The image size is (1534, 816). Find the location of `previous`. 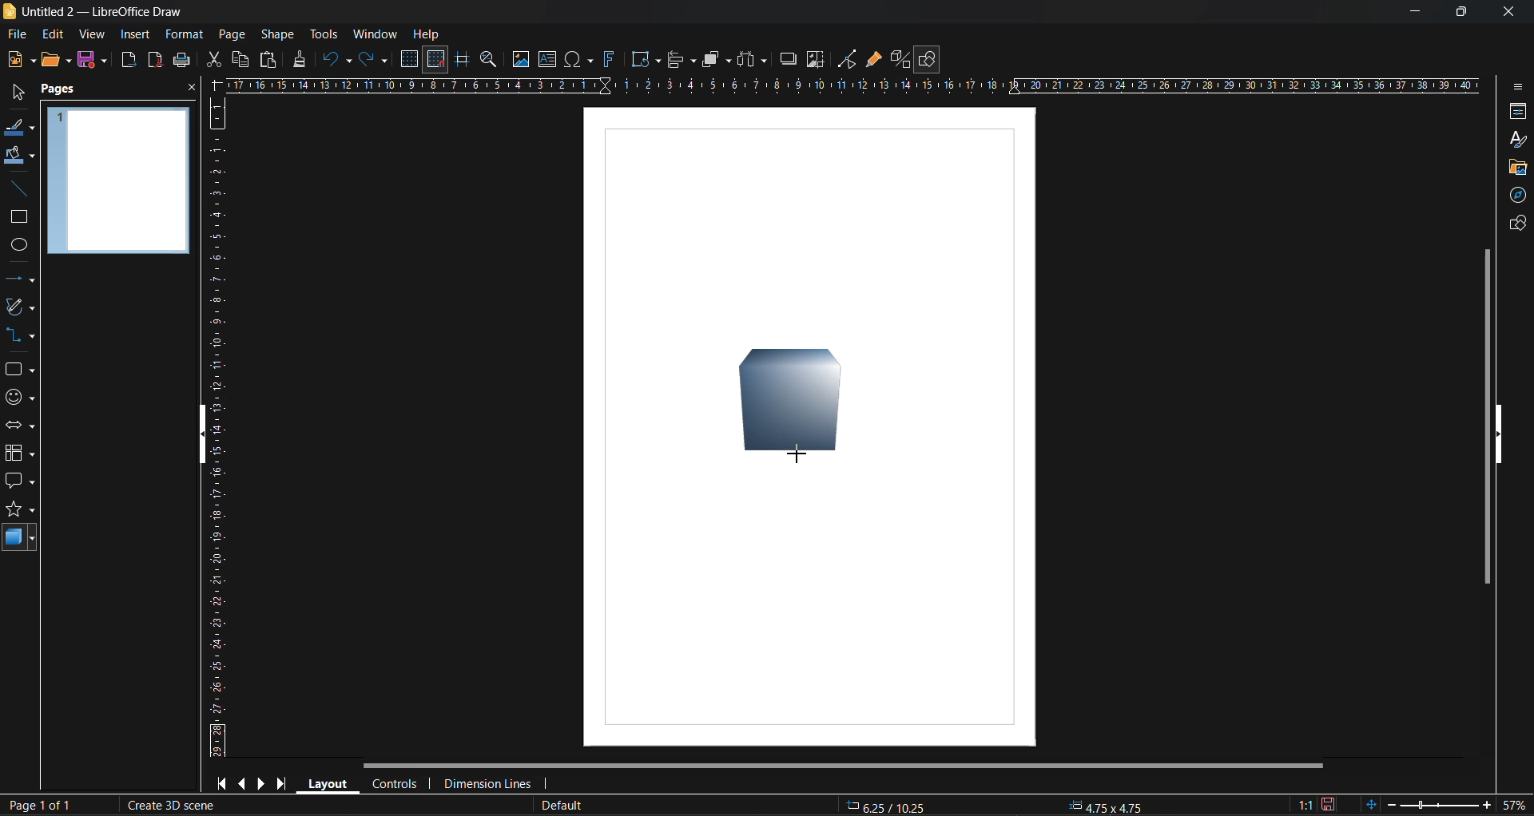

previous is located at coordinates (244, 782).